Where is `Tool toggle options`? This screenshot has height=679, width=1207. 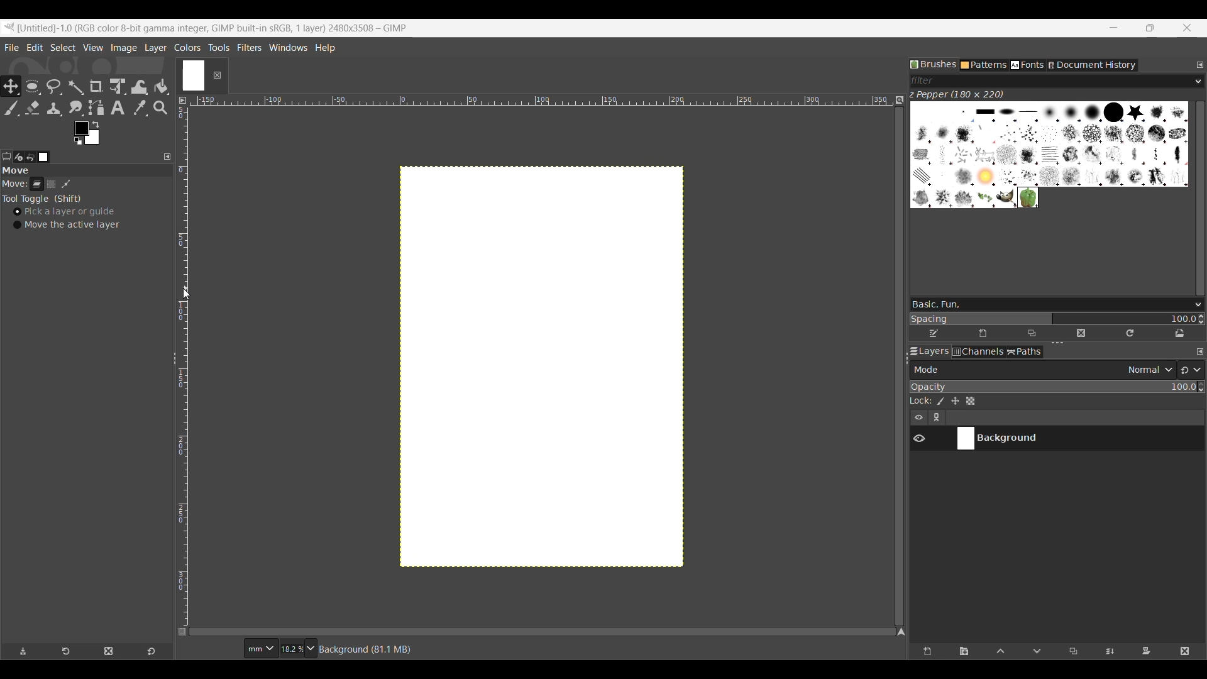
Tool toggle options is located at coordinates (41, 199).